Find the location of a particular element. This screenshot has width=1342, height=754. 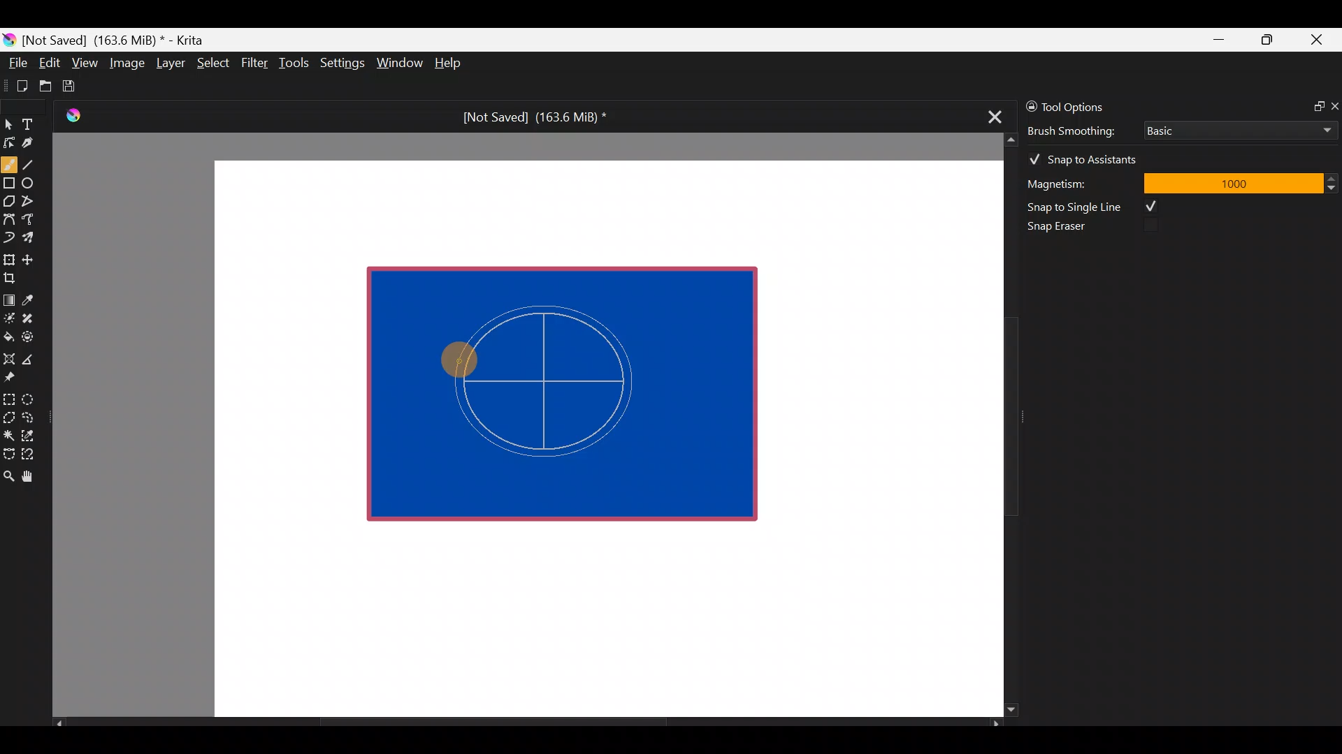

Snap to assistants is located at coordinates (1090, 156).